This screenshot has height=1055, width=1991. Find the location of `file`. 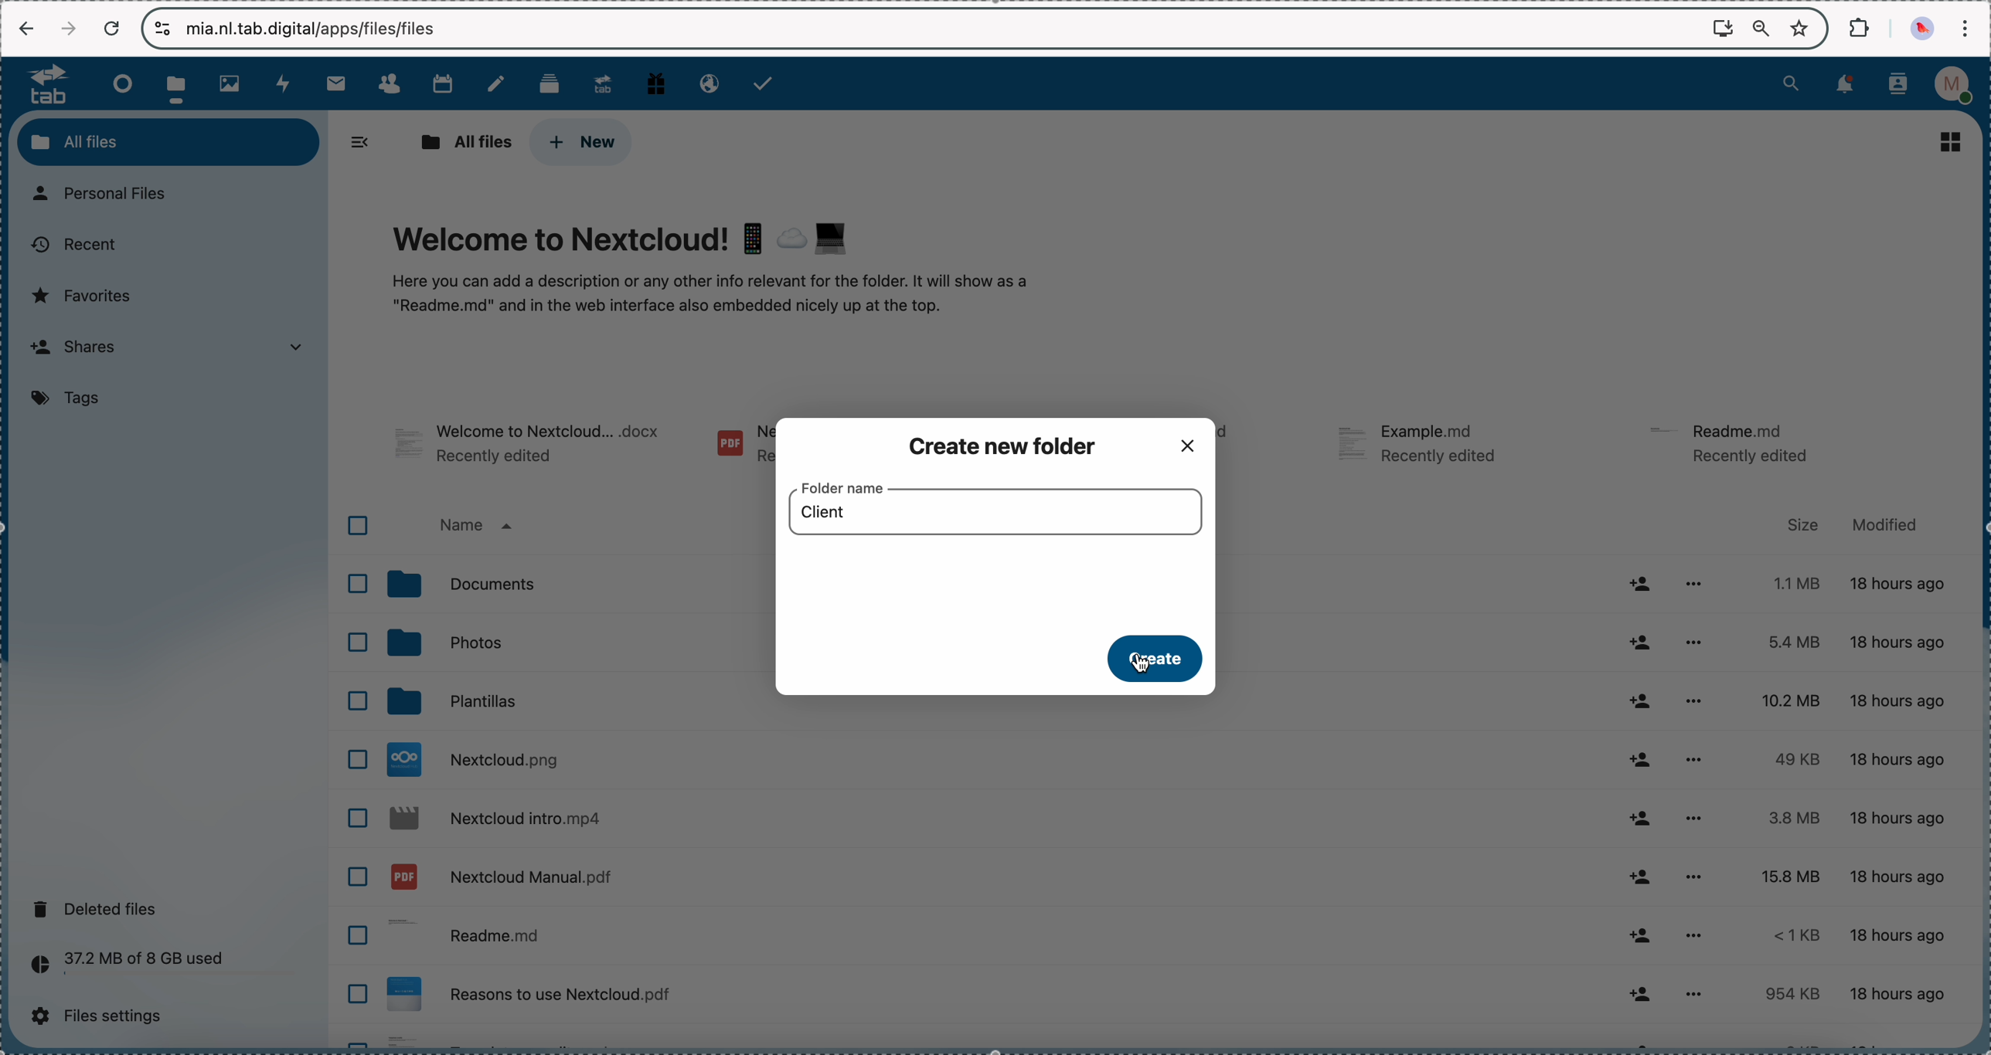

file is located at coordinates (529, 446).